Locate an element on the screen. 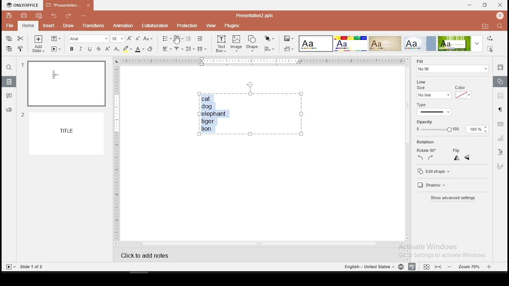  customize quick access toolbar is located at coordinates (86, 15).